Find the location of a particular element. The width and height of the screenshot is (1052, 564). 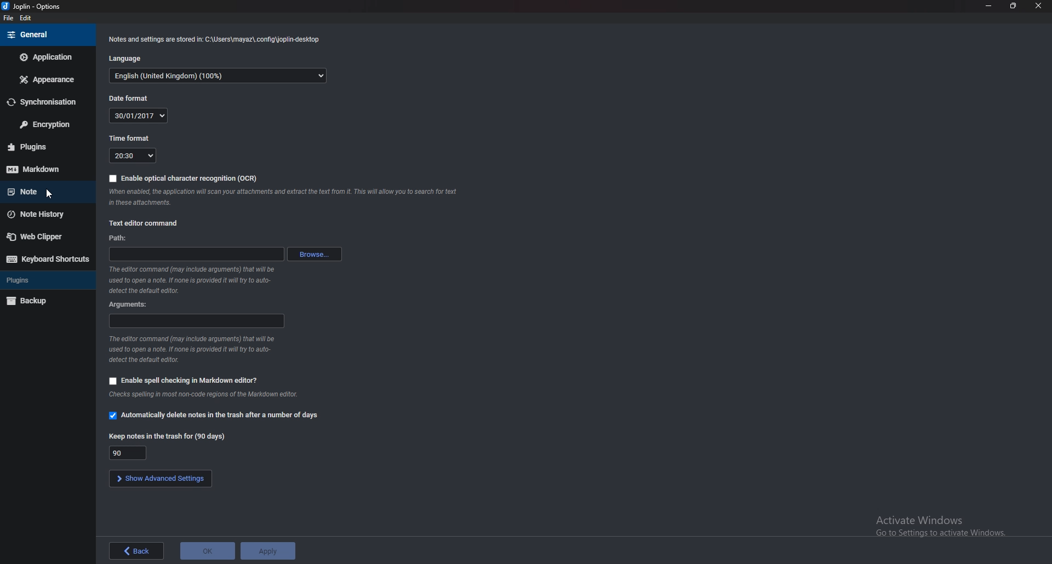

Language is located at coordinates (128, 58).